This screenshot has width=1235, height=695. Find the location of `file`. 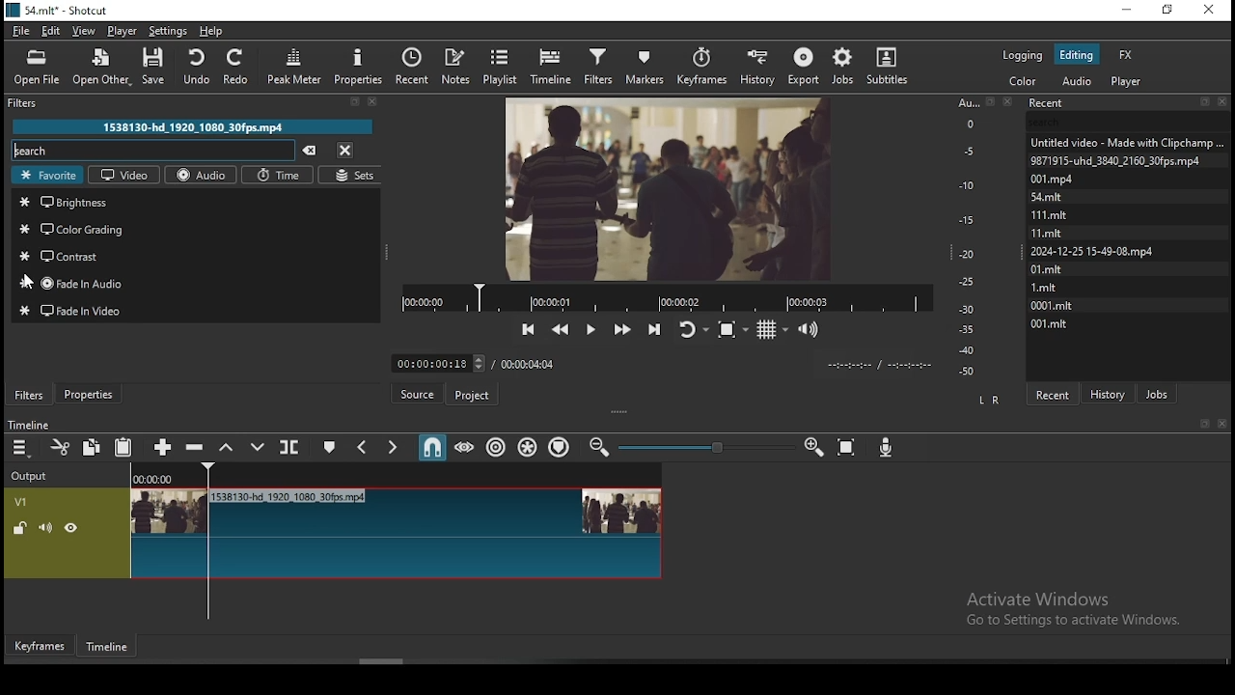

file is located at coordinates (20, 33).